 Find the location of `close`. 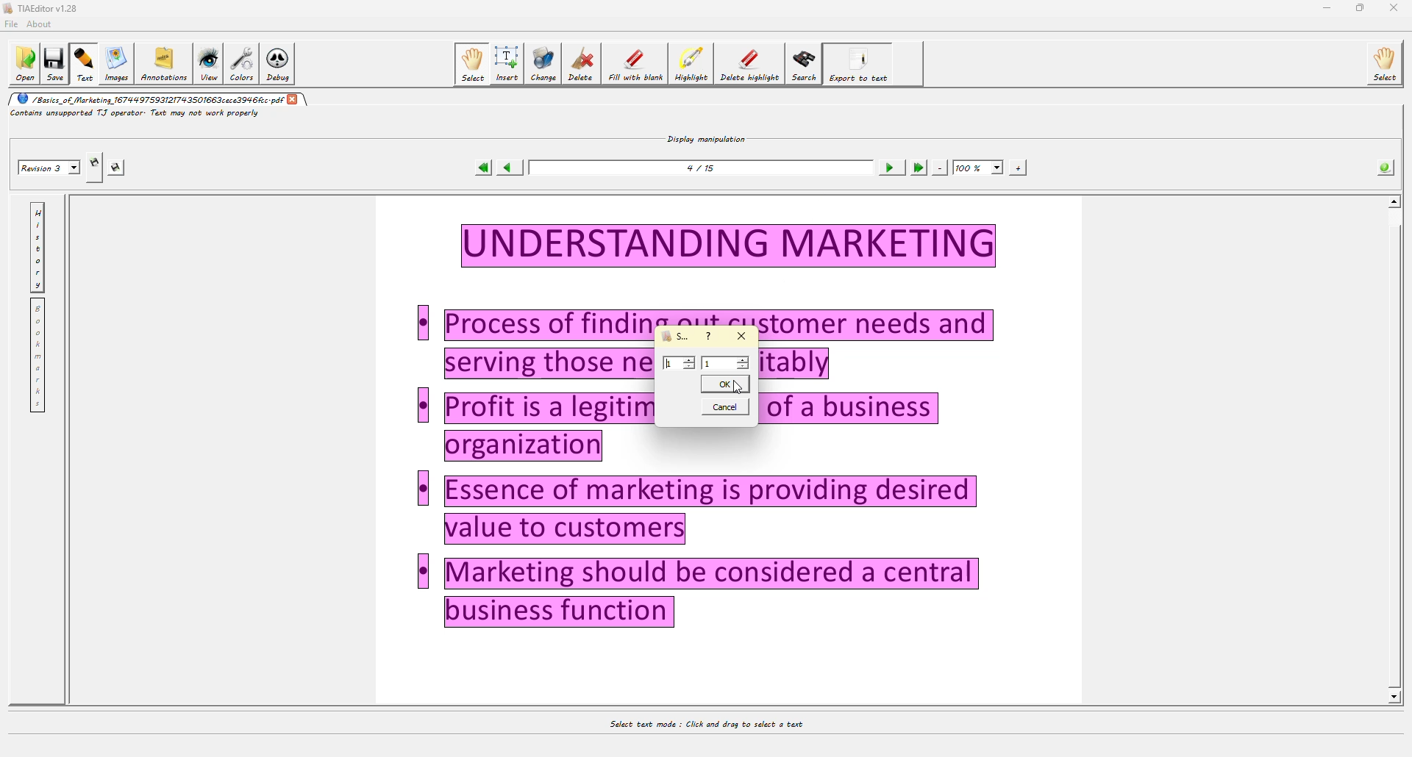

close is located at coordinates (742, 337).